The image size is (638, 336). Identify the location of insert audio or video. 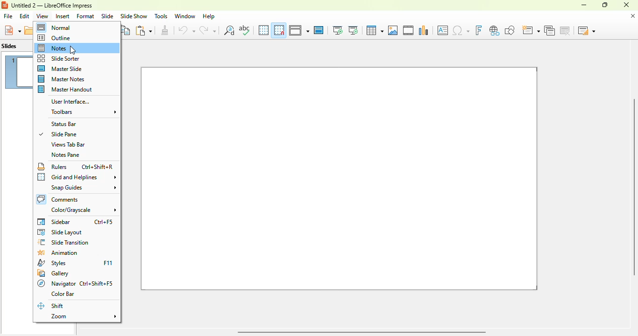
(409, 30).